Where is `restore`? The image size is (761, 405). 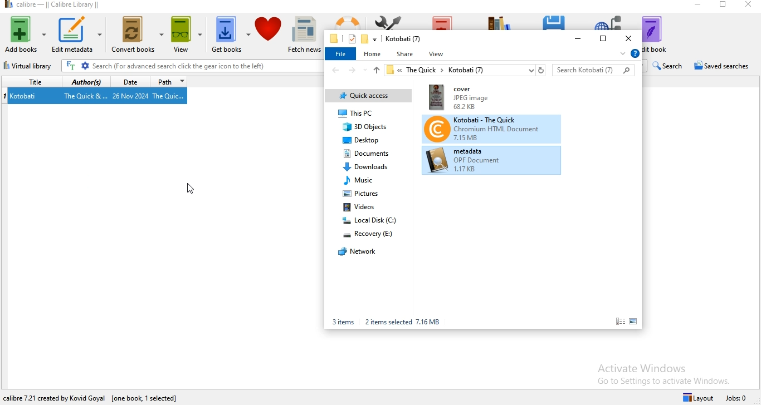 restore is located at coordinates (724, 6).